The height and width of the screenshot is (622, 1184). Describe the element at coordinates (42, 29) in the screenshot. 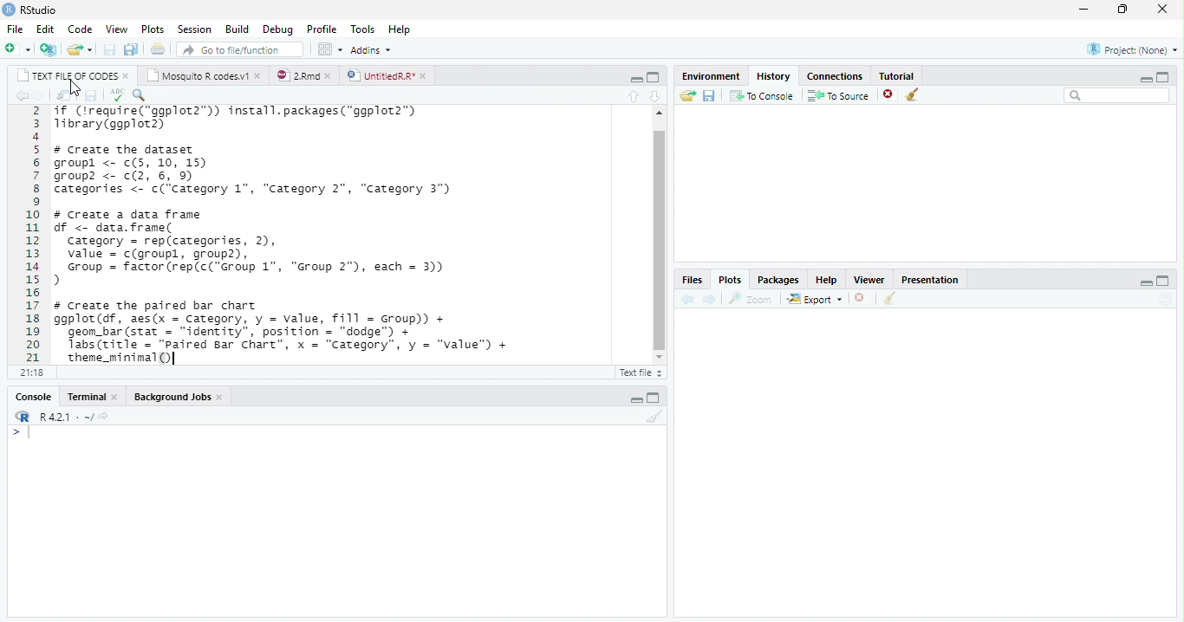

I see `edit` at that location.